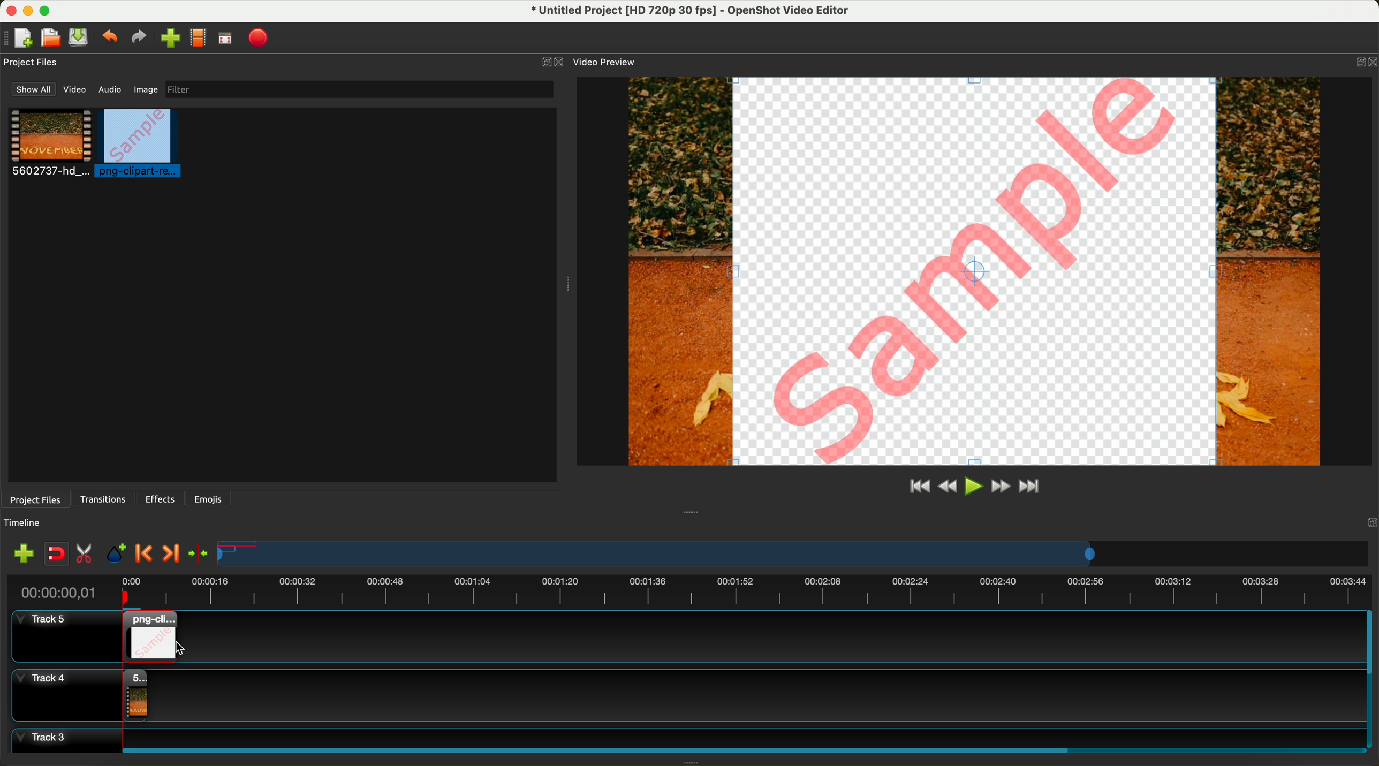 The height and width of the screenshot is (766, 1379). Describe the element at coordinates (1031, 488) in the screenshot. I see `jump to end` at that location.